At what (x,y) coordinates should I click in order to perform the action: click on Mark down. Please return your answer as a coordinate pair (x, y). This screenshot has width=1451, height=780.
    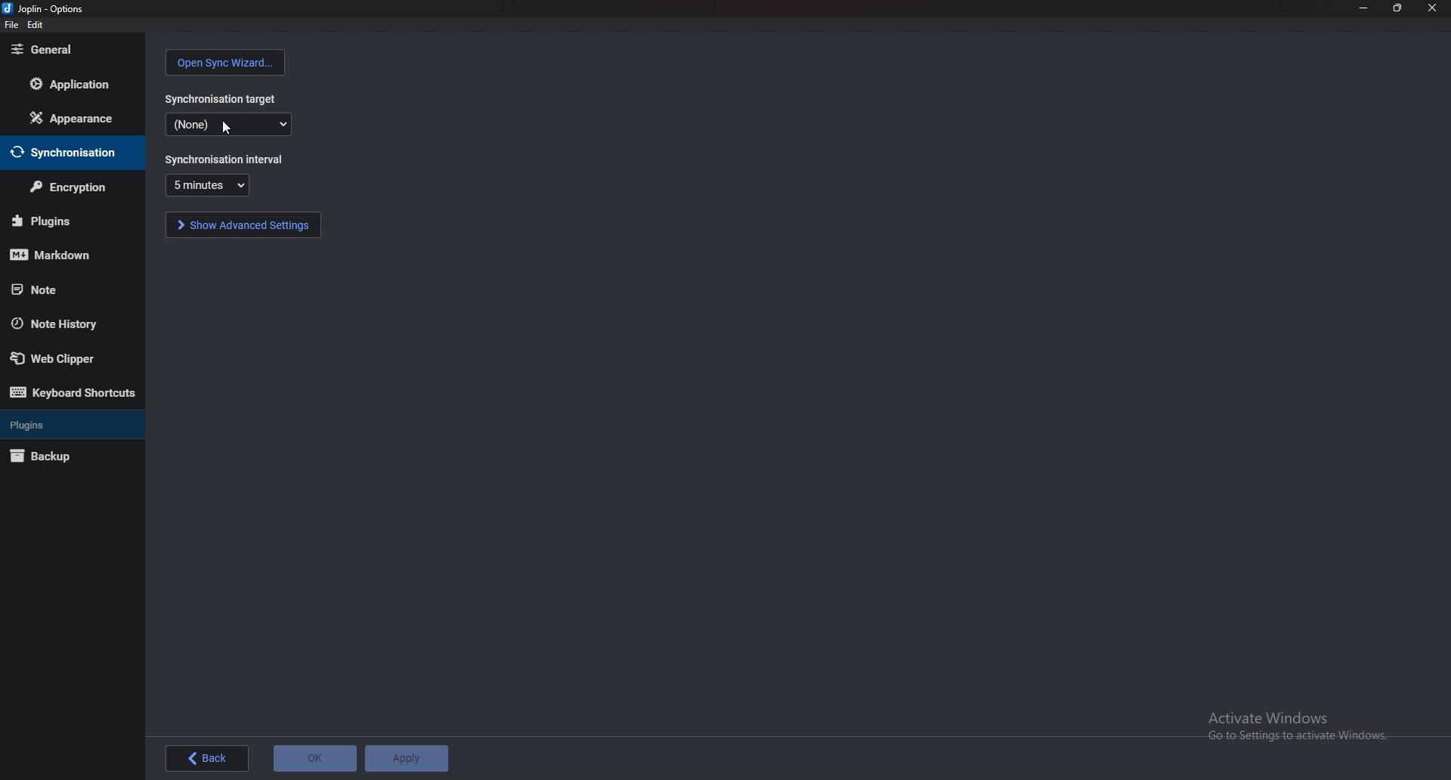
    Looking at the image, I should click on (68, 253).